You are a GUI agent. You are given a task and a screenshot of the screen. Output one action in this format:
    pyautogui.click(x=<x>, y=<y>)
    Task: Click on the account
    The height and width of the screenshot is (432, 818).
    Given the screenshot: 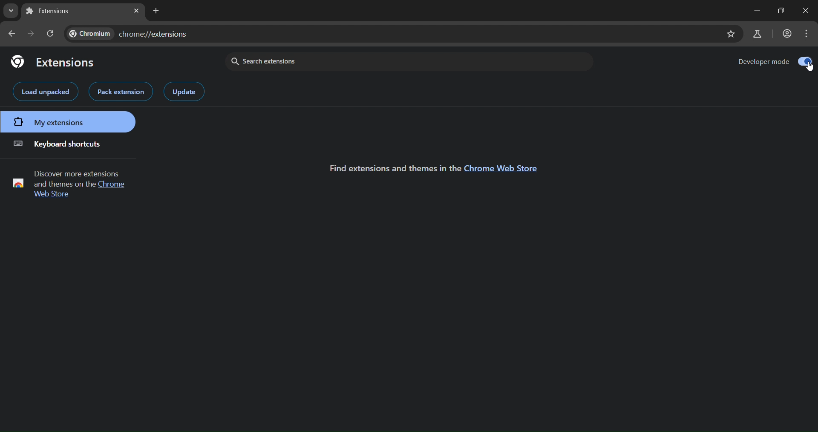 What is the action you would take?
    pyautogui.click(x=787, y=33)
    